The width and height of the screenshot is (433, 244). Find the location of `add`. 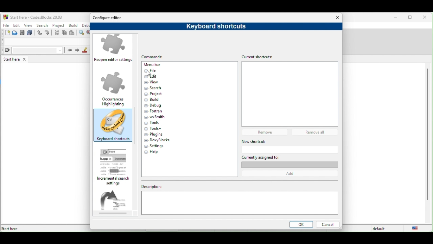

add is located at coordinates (292, 174).